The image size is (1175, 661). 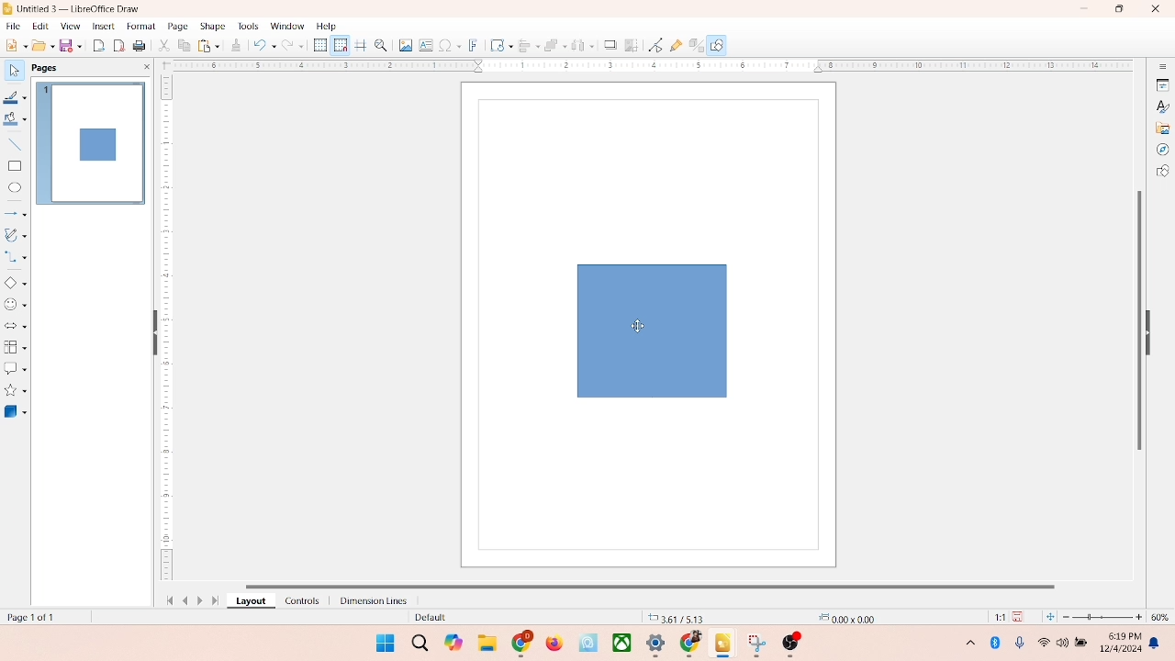 What do you see at coordinates (16, 213) in the screenshot?
I see `lines and arrows` at bounding box center [16, 213].